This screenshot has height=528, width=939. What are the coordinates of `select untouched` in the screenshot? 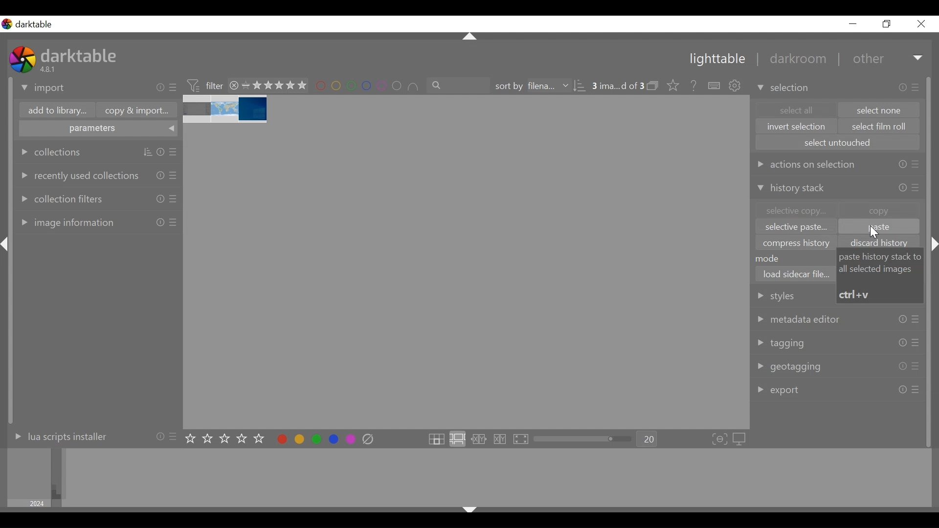 It's located at (837, 142).